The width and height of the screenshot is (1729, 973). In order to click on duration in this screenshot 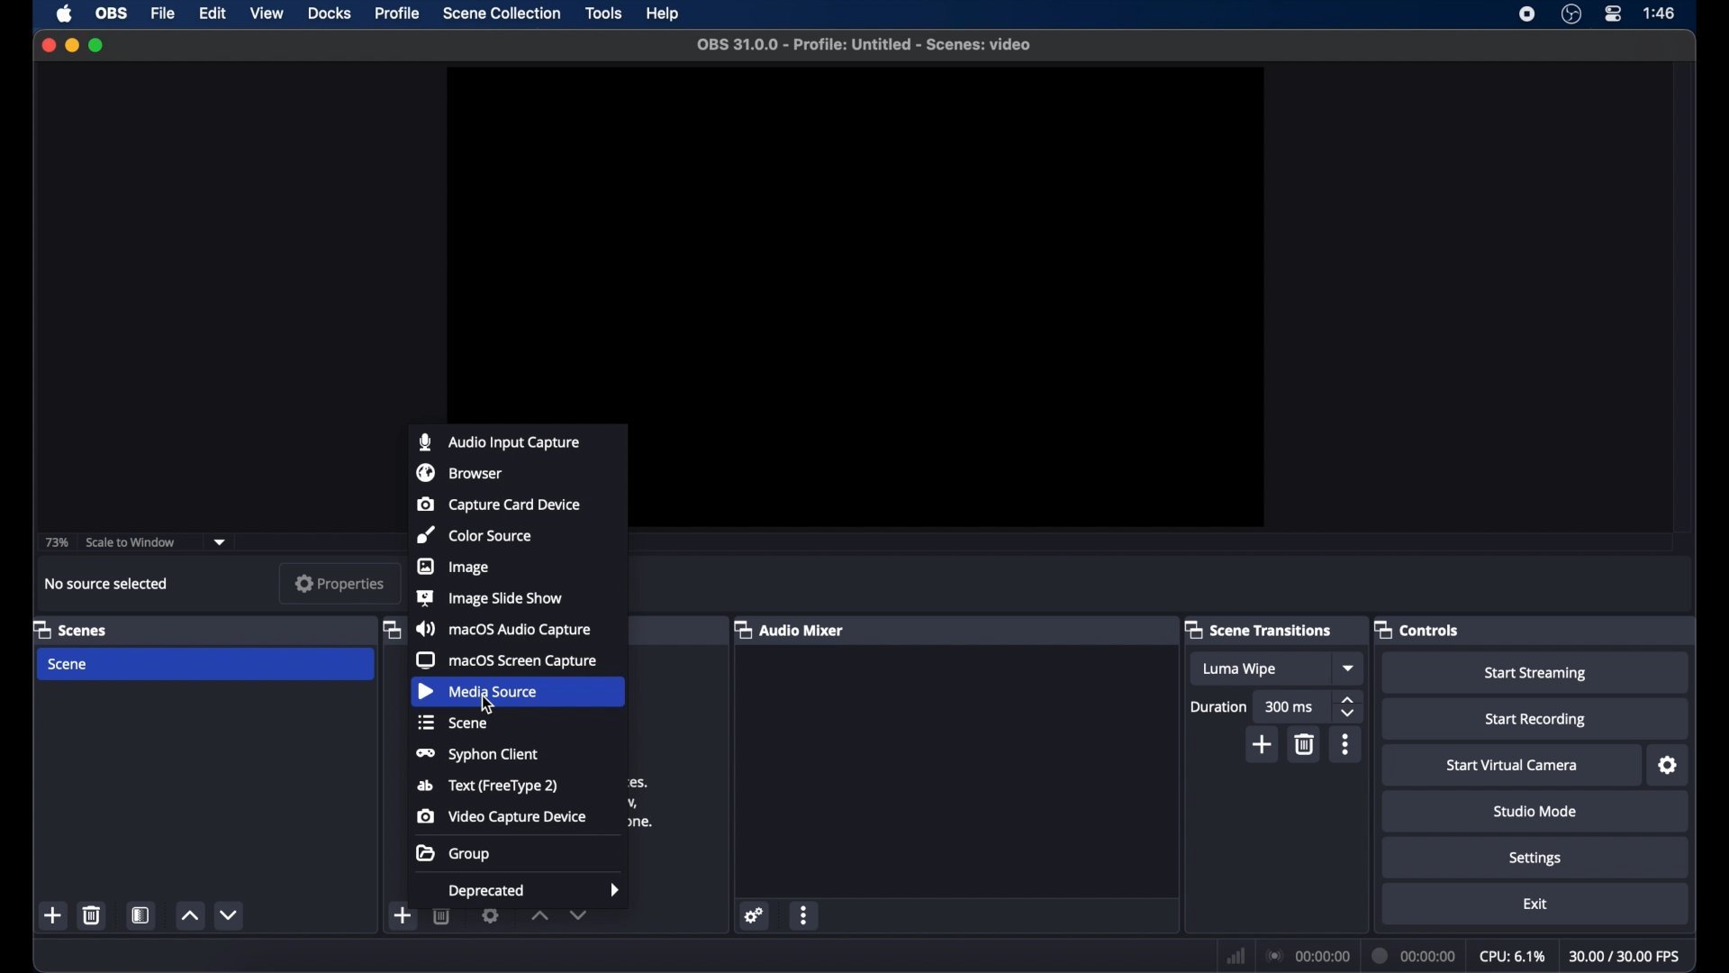, I will do `click(1416, 957)`.